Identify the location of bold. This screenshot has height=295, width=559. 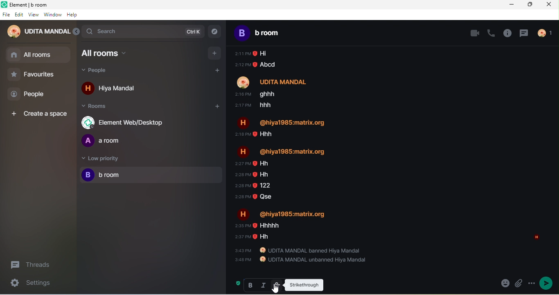
(249, 285).